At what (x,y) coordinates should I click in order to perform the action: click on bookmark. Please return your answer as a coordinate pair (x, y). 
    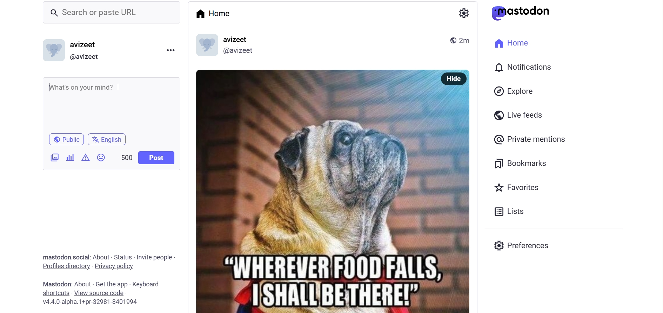
    Looking at the image, I should click on (516, 163).